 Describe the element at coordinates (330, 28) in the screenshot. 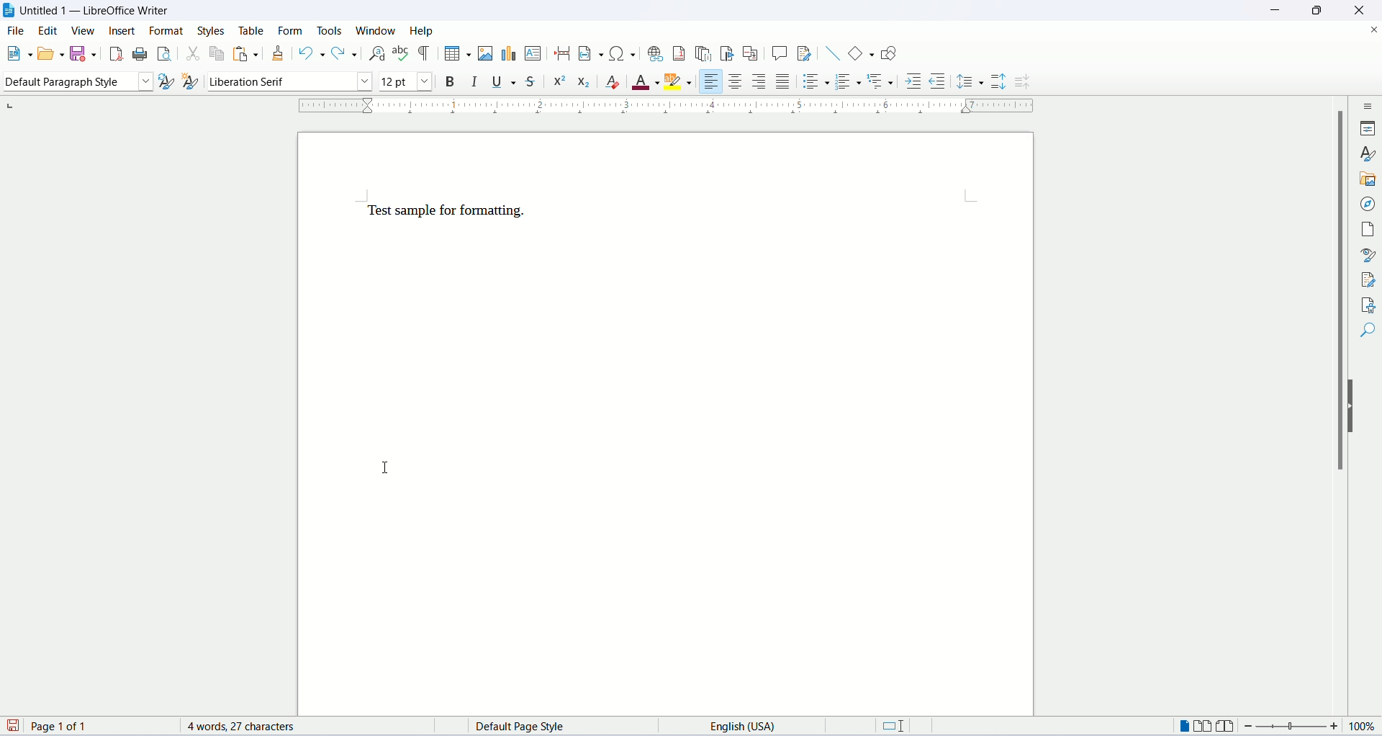

I see `tools` at that location.